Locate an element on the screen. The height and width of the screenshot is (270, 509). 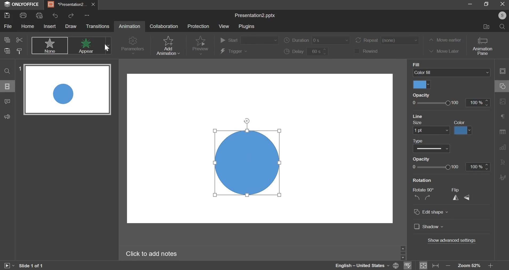
exit is located at coordinates (504, 4).